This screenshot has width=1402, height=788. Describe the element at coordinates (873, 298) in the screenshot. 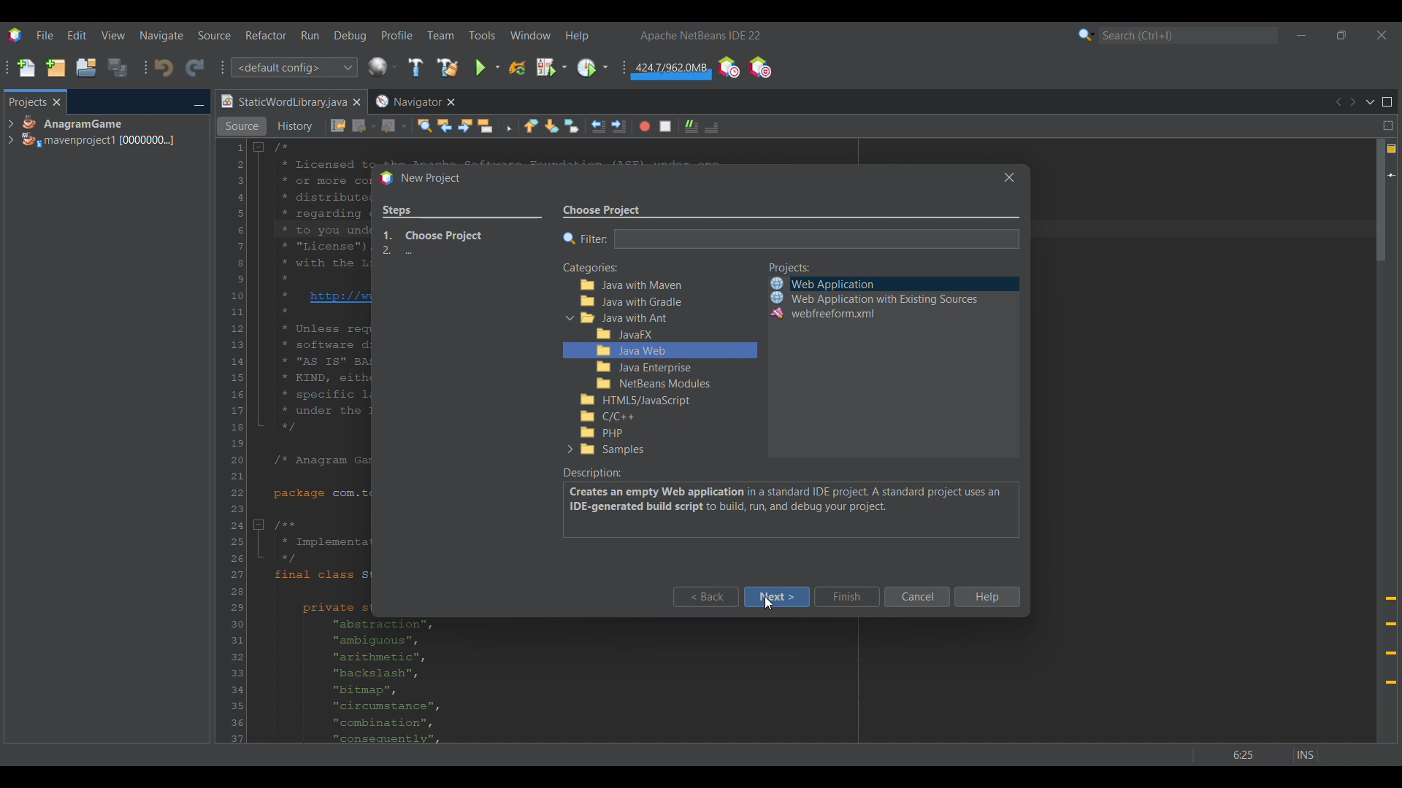

I see `Project options with their respective logo` at that location.